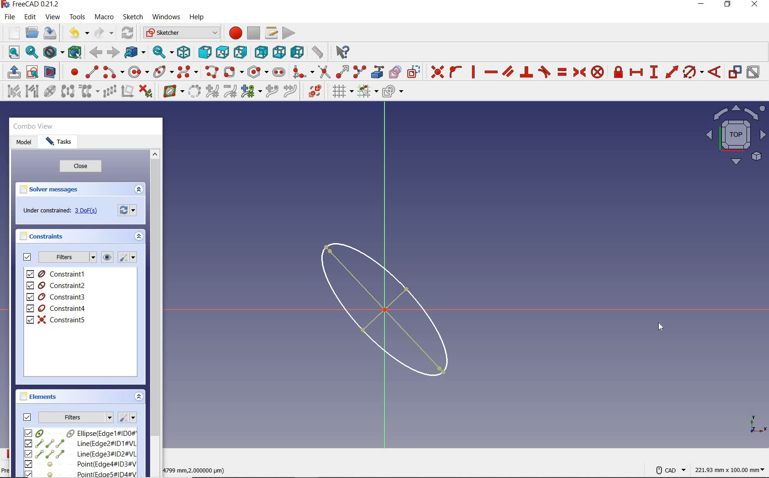  Describe the element at coordinates (40, 396) in the screenshot. I see `elements` at that location.